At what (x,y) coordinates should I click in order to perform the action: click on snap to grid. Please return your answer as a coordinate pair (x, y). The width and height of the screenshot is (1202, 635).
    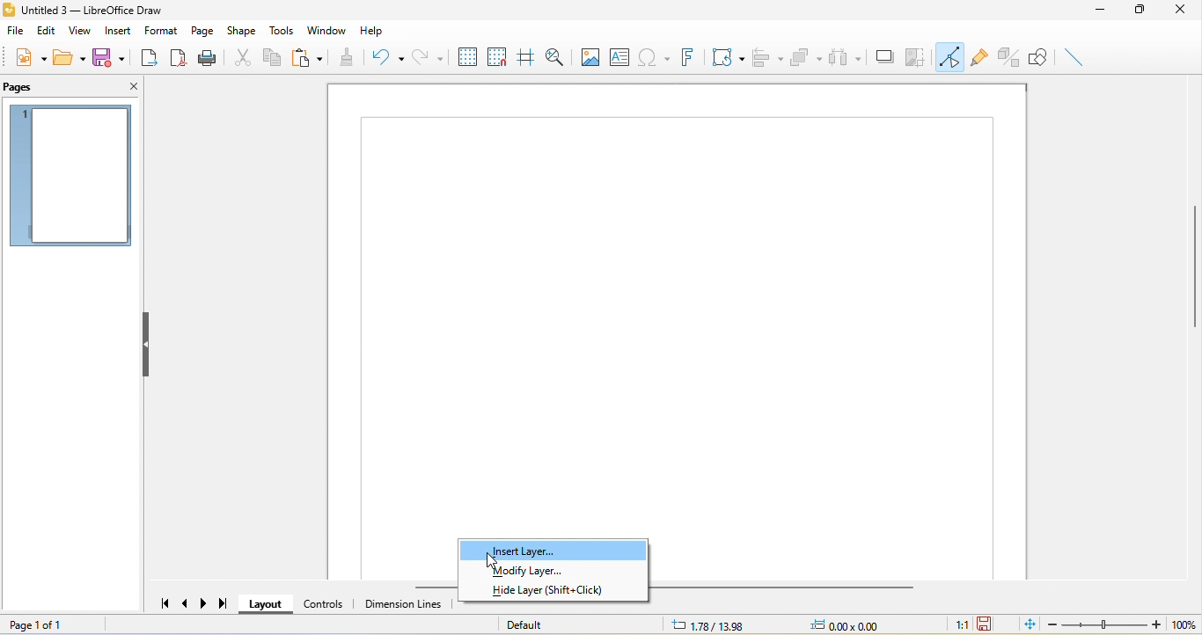
    Looking at the image, I should click on (497, 56).